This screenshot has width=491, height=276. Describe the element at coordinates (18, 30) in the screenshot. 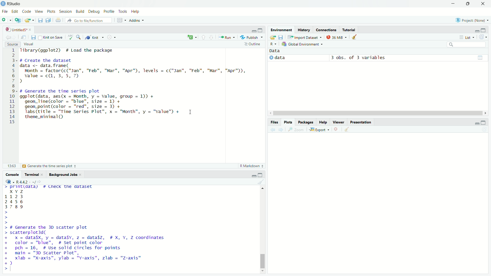

I see `untitled5` at that location.